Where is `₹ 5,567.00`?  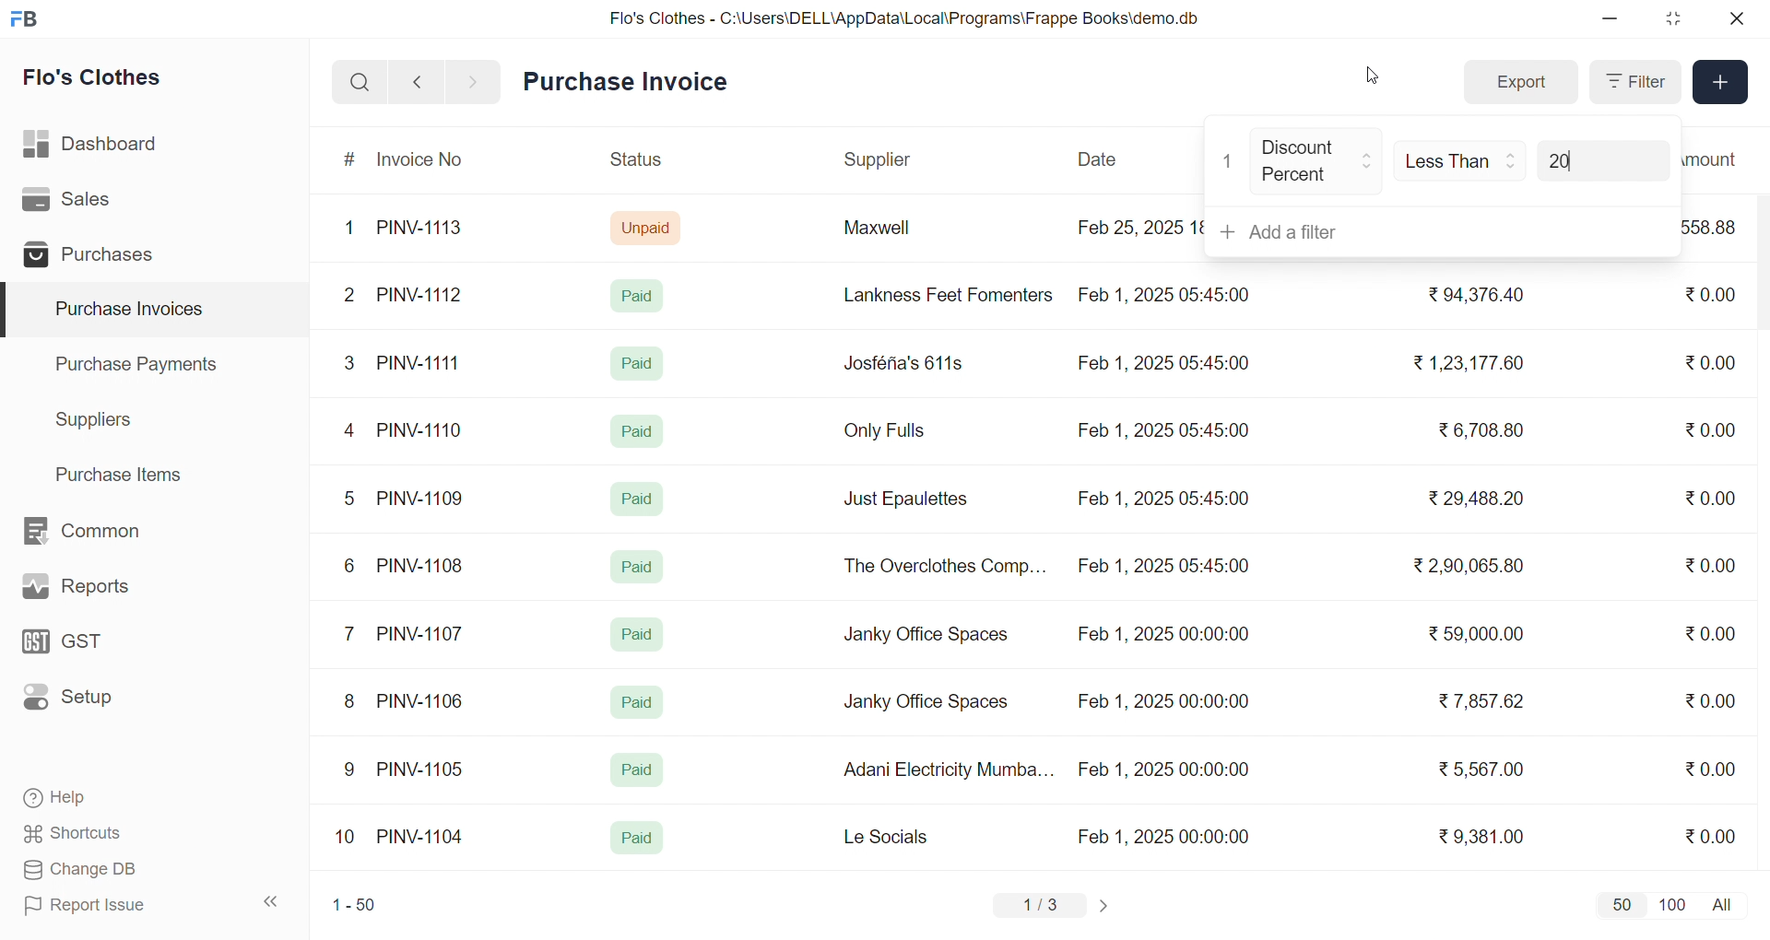
₹ 5,567.00 is located at coordinates (1477, 769).